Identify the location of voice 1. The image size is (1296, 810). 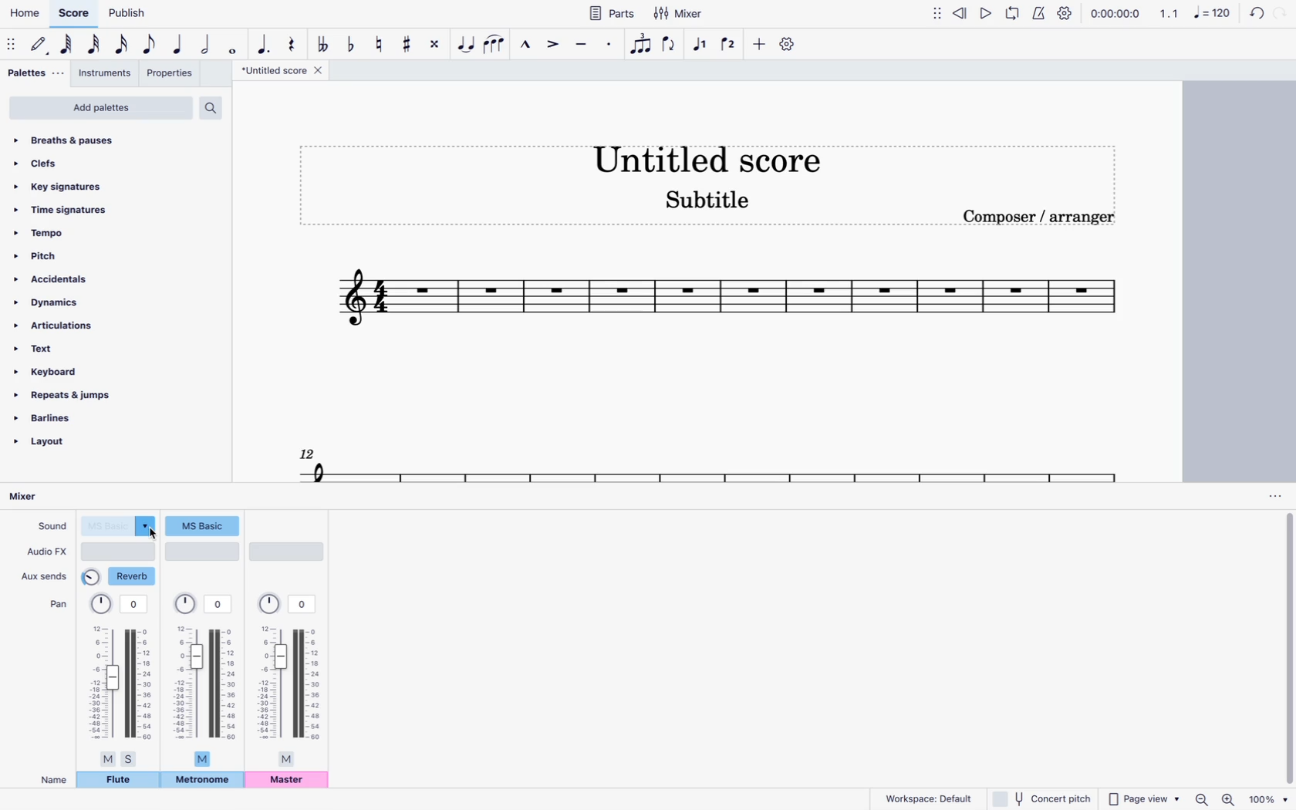
(701, 45).